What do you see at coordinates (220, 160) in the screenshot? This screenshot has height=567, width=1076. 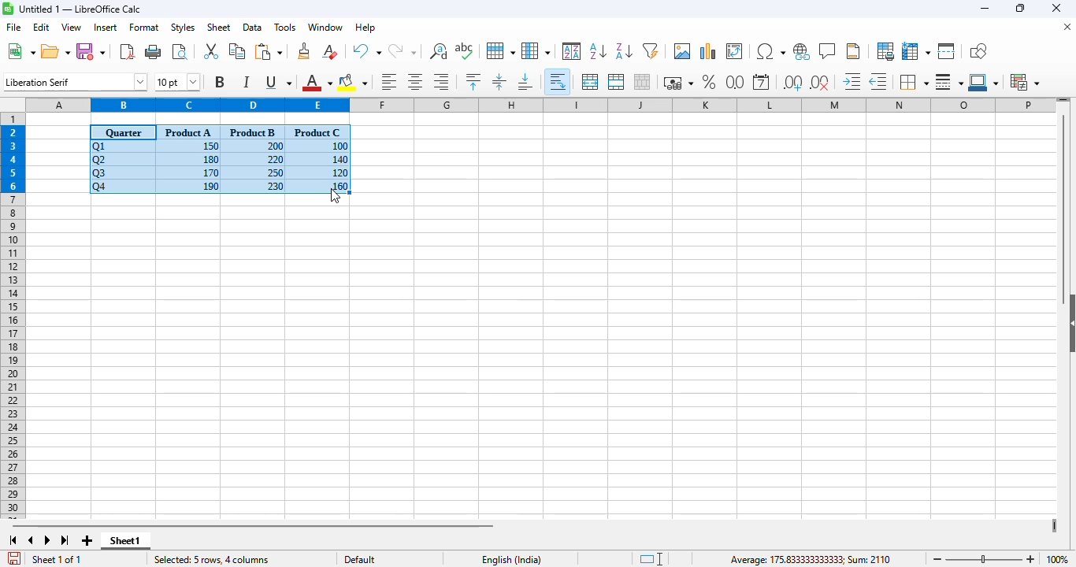 I see `selected data` at bounding box center [220, 160].